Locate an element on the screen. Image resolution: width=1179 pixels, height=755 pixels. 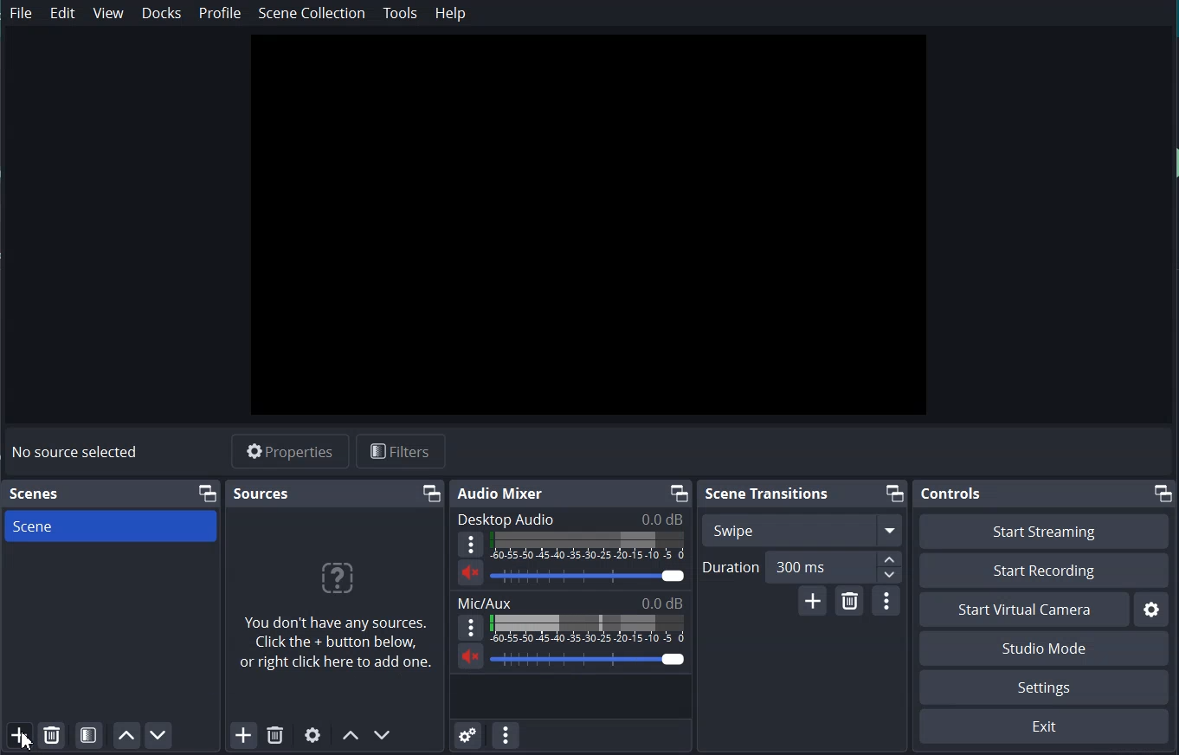
Source is located at coordinates (261, 493).